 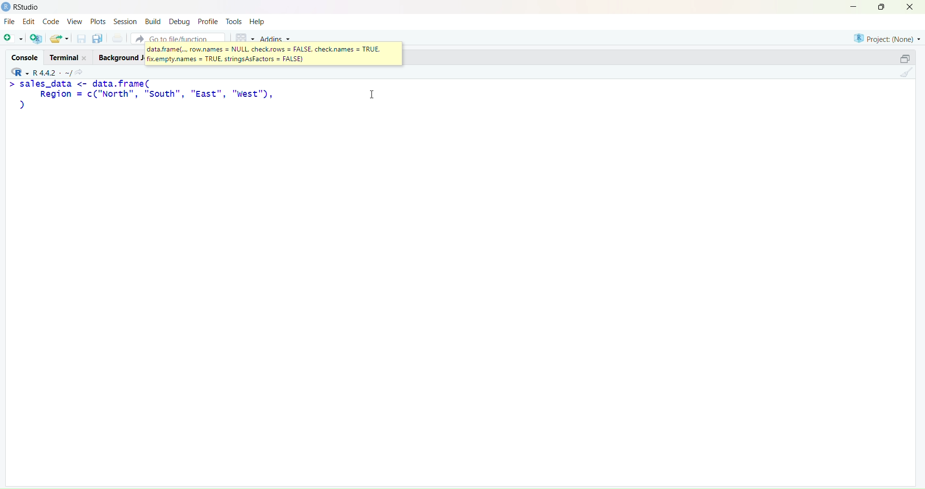 I want to click on sales_data <- data.trame(
Region = c("North", "South", "East", "west"),
bY, so click(x=149, y=95).